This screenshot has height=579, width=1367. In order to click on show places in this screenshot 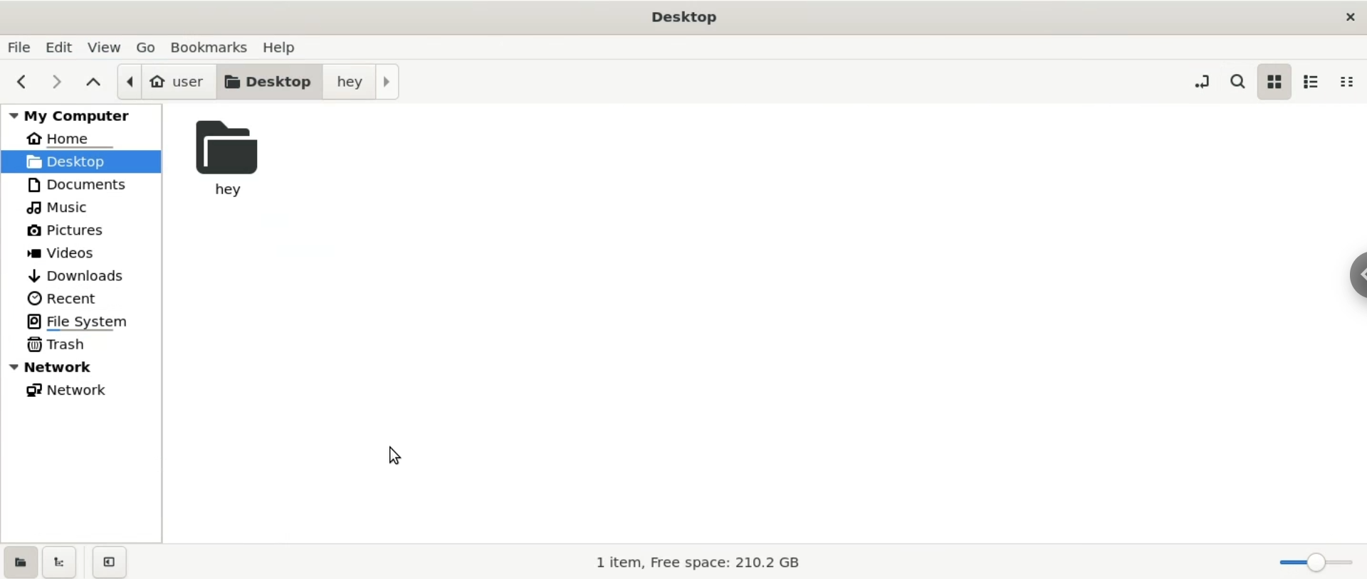, I will do `click(20, 562)`.